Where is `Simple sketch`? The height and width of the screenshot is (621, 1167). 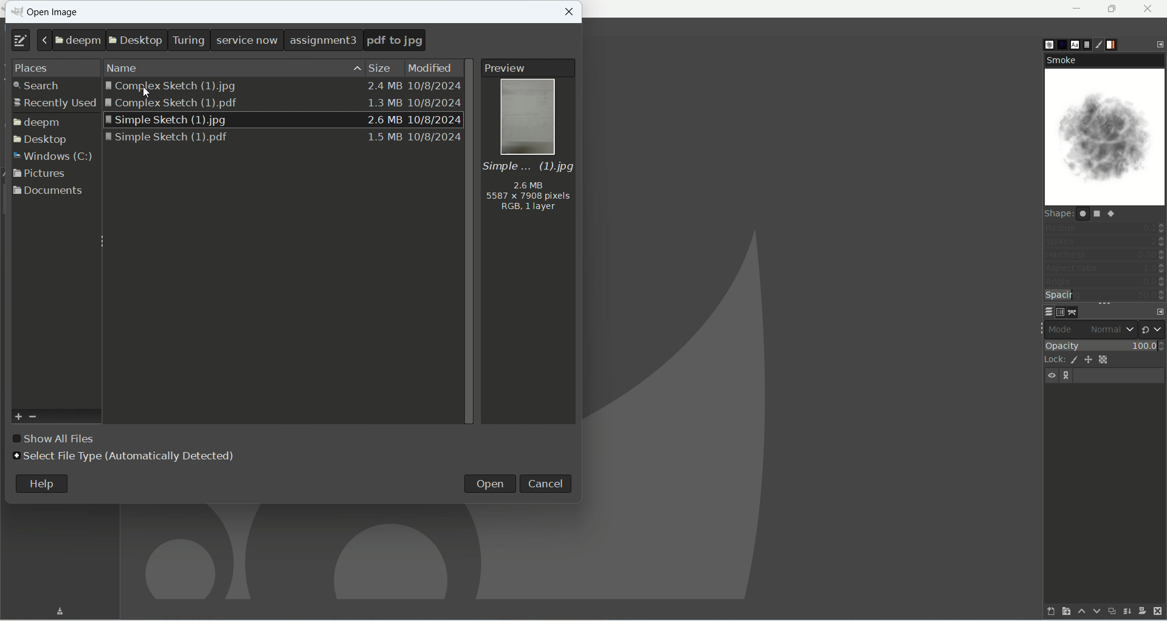 Simple sketch is located at coordinates (283, 139).